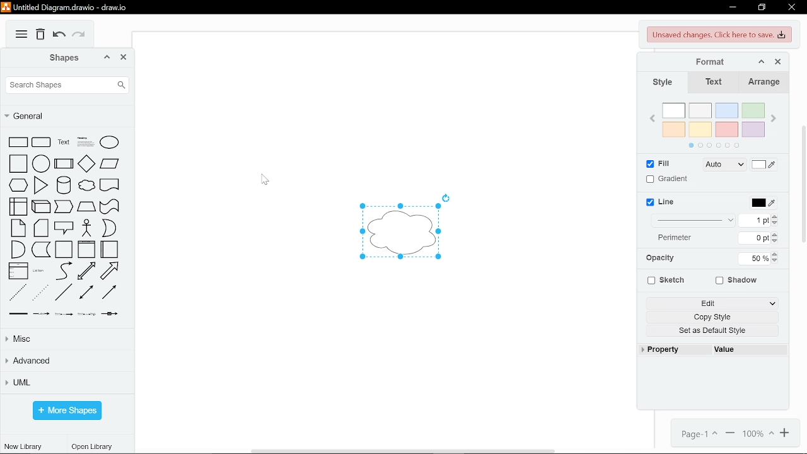  Describe the element at coordinates (755, 259) in the screenshot. I see `current opacity` at that location.